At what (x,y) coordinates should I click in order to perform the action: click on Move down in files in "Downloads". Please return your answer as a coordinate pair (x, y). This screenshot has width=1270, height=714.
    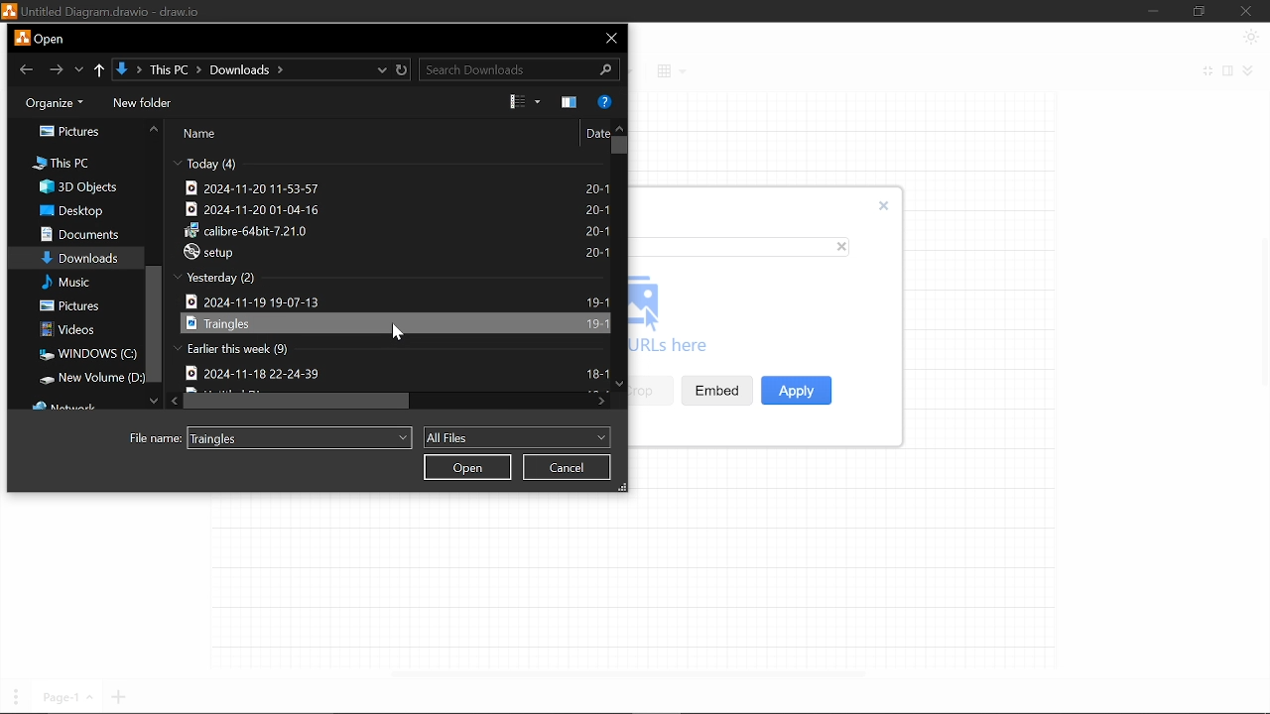
    Looking at the image, I should click on (620, 385).